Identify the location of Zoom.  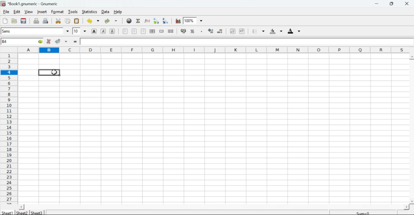
(194, 20).